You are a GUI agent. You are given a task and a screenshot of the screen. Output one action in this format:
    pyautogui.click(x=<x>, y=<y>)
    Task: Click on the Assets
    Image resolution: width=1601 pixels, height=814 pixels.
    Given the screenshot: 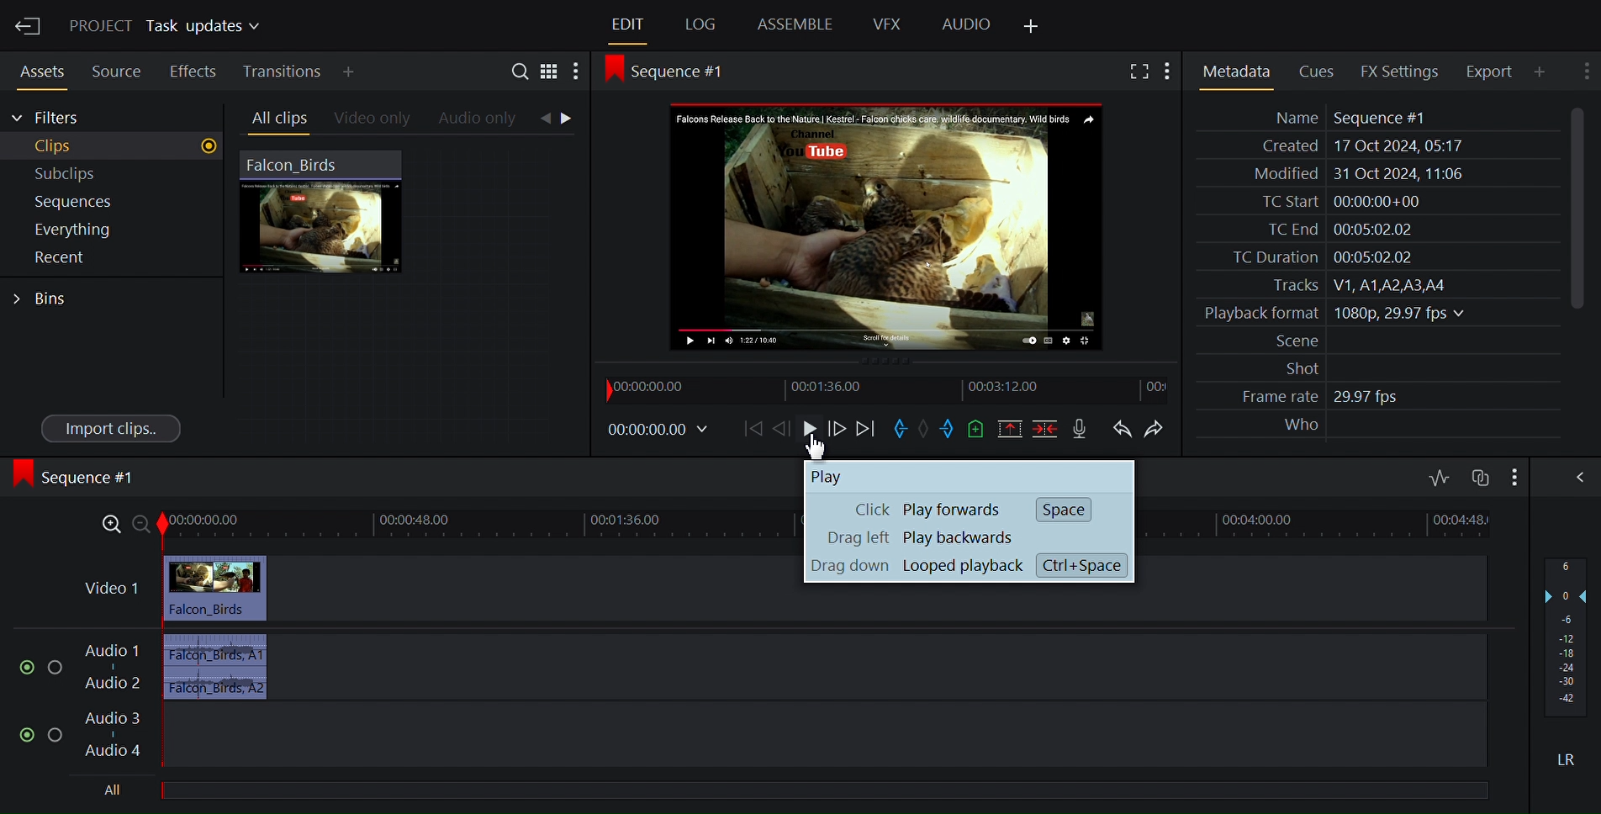 What is the action you would take?
    pyautogui.click(x=40, y=71)
    